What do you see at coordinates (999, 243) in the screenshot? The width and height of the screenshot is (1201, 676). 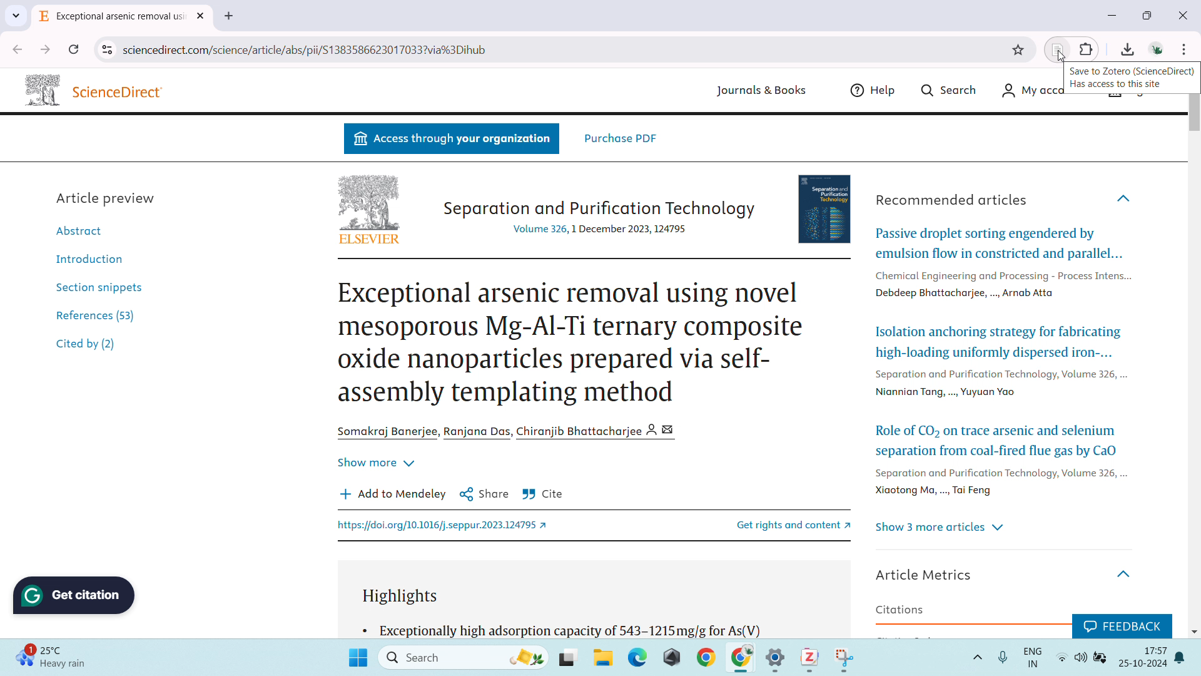 I see `Passive droplet sorting engendered by emulsion flow in constricted and parallel...` at bounding box center [999, 243].